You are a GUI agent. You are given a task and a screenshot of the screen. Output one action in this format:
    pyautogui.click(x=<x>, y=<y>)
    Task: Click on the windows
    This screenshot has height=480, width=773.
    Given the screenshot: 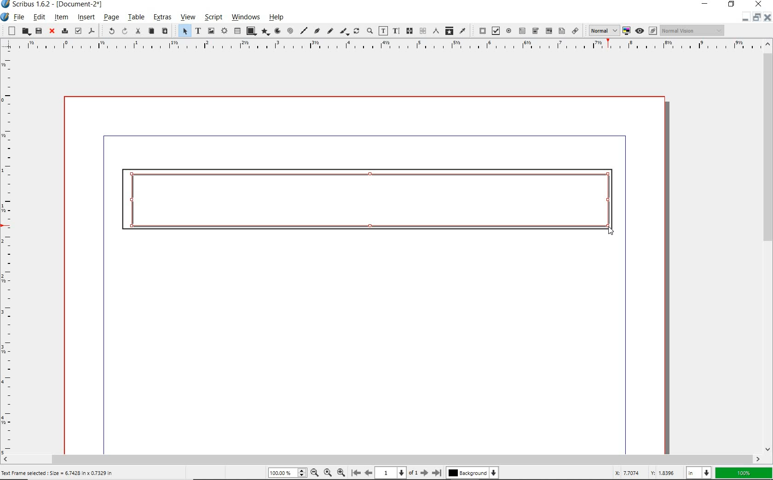 What is the action you would take?
    pyautogui.click(x=246, y=17)
    